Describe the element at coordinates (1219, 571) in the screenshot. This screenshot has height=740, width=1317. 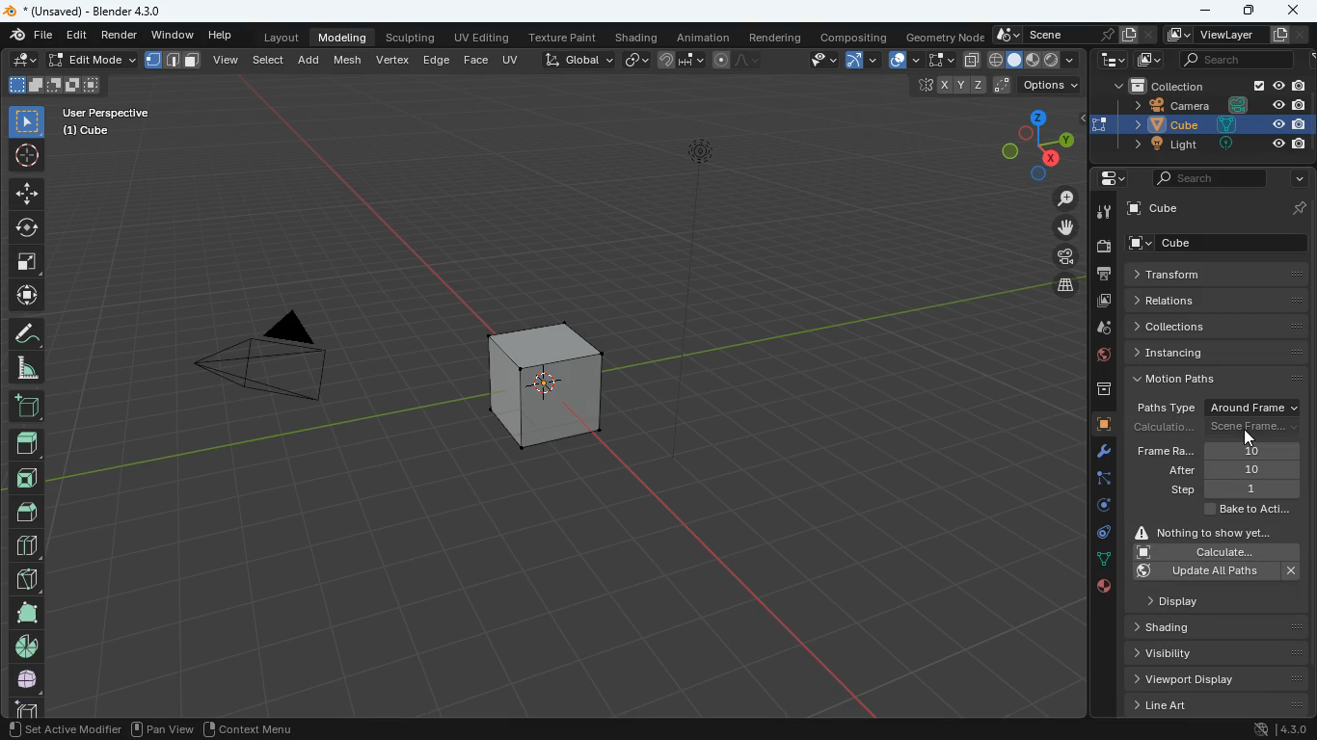
I see `update` at that location.